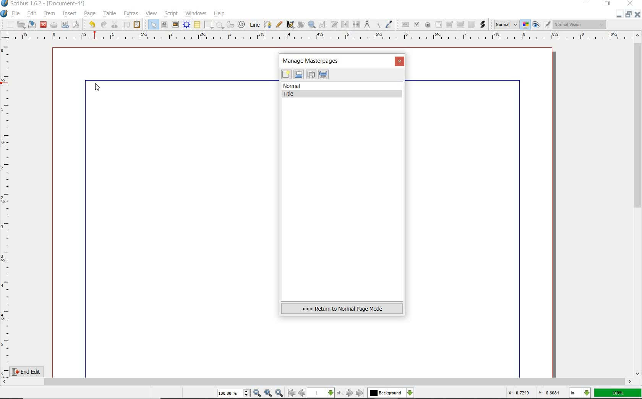 This screenshot has height=399, width=642. What do you see at coordinates (580, 25) in the screenshot?
I see `Normal Vision` at bounding box center [580, 25].